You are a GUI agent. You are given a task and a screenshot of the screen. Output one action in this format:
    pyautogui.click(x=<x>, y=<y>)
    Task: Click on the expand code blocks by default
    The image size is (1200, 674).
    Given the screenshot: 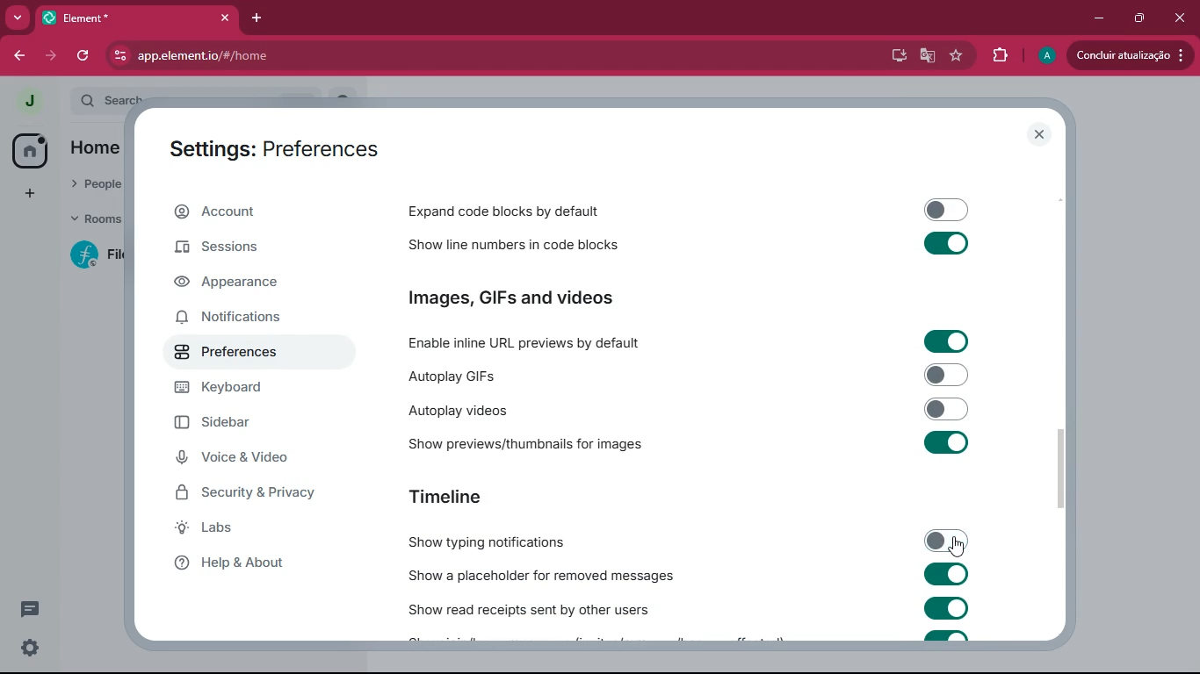 What is the action you would take?
    pyautogui.click(x=538, y=211)
    